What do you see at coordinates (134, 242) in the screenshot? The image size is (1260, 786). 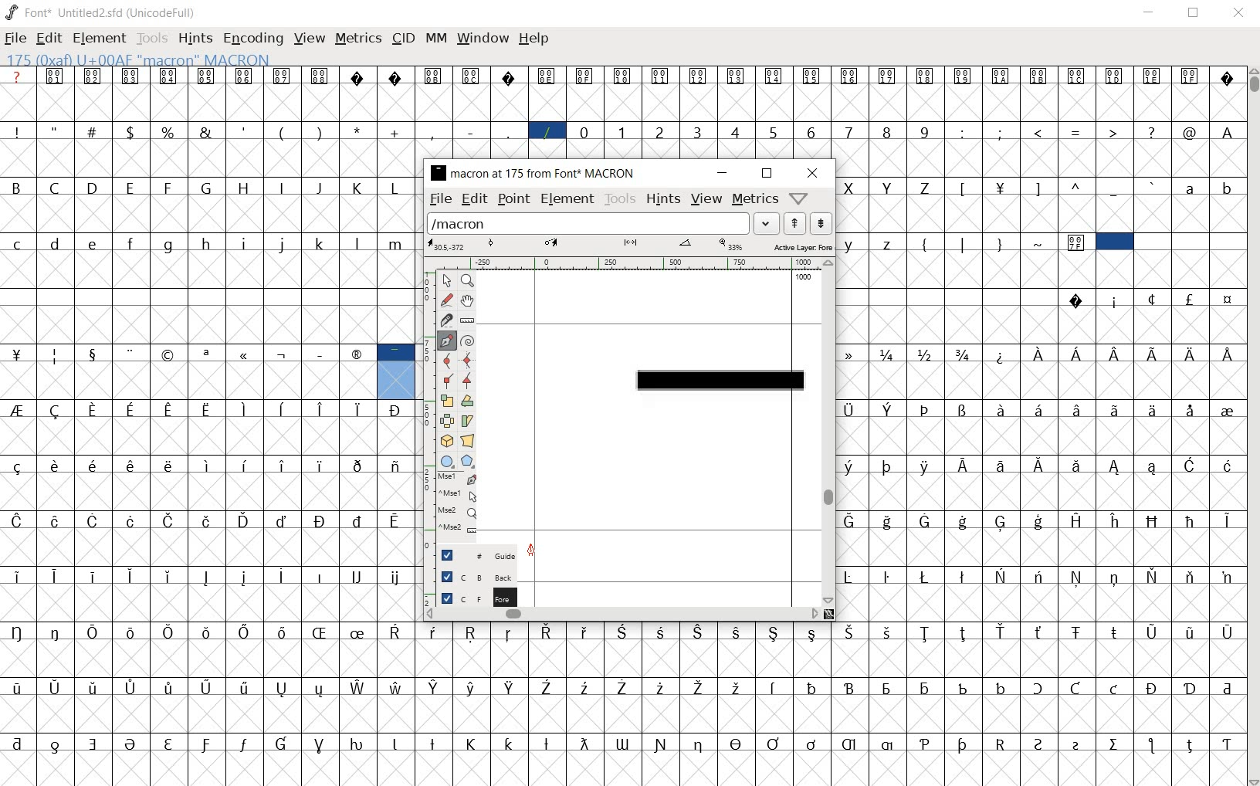 I see `f` at bounding box center [134, 242].